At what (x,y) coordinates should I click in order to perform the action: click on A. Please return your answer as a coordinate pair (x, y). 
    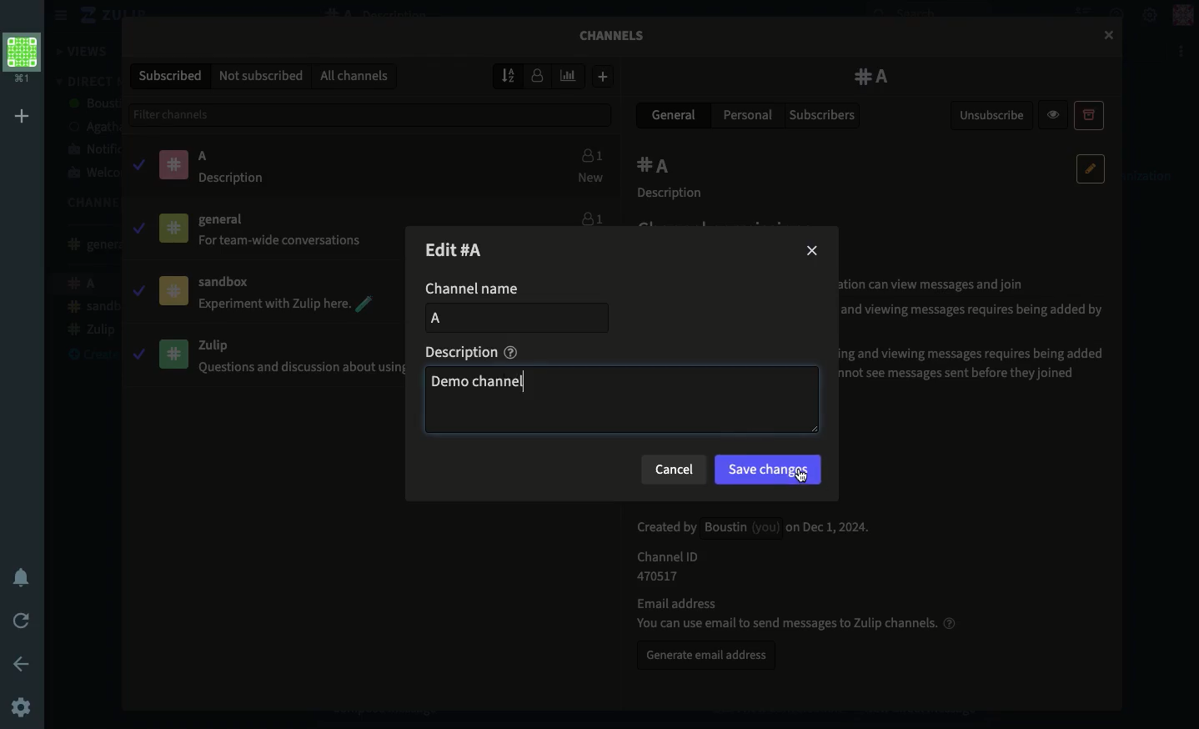
    Looking at the image, I should click on (873, 77).